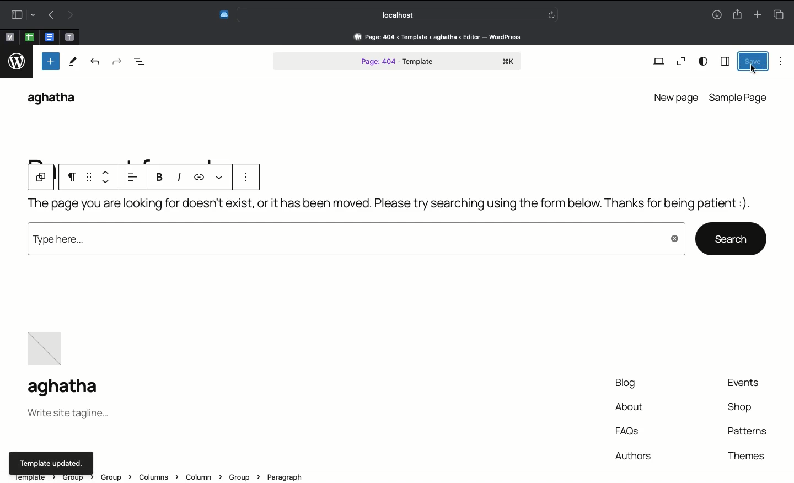  What do you see at coordinates (754, 69) in the screenshot?
I see `cursor` at bounding box center [754, 69].